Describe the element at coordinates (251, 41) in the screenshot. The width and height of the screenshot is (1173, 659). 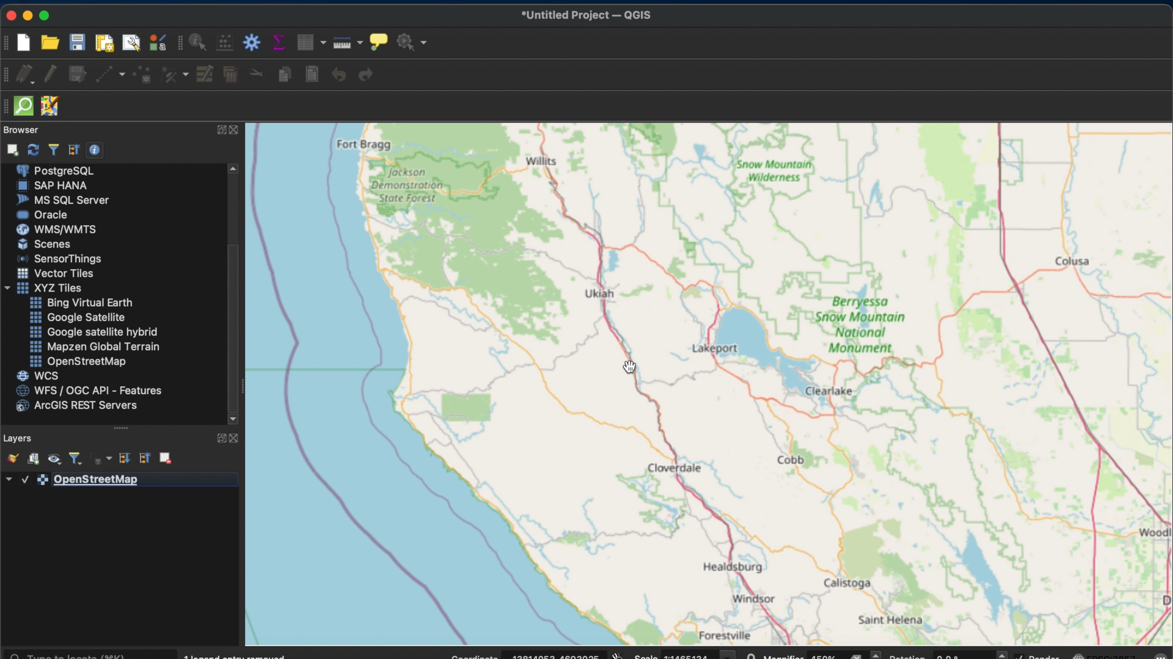
I see `toolbox` at that location.